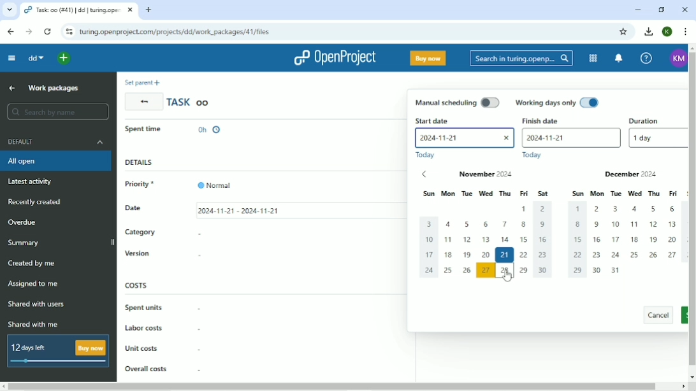  What do you see at coordinates (136, 285) in the screenshot?
I see `Costs` at bounding box center [136, 285].